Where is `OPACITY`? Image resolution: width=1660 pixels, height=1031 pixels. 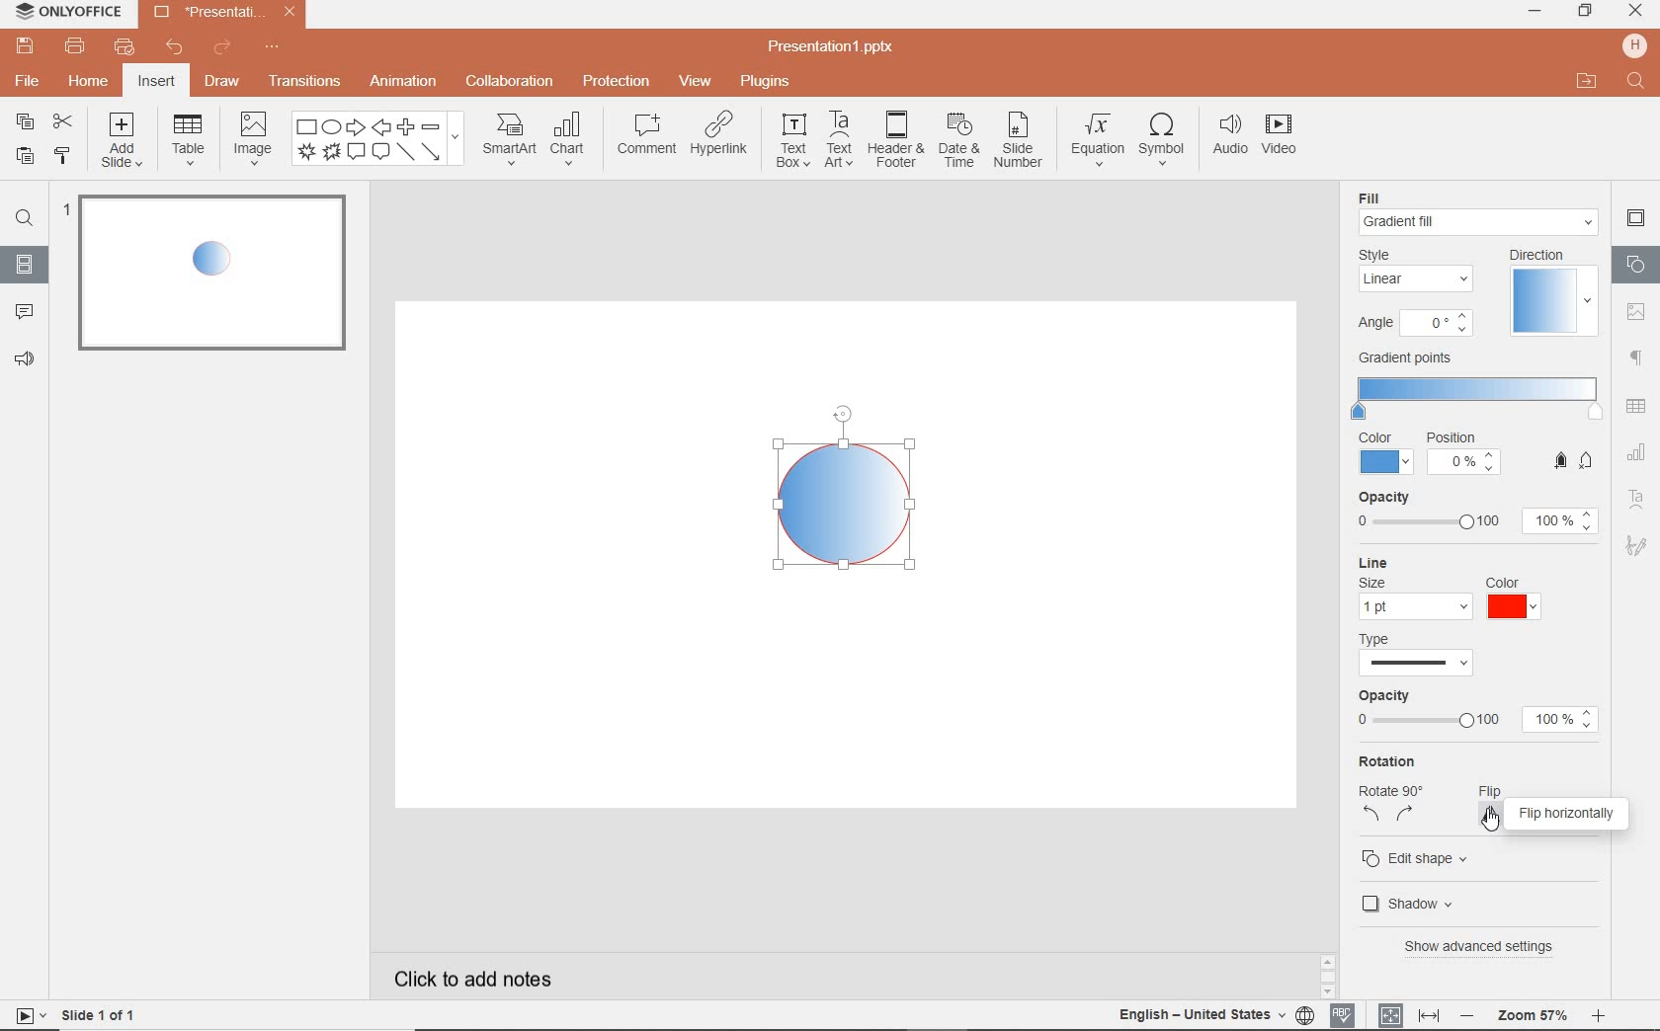 OPACITY is located at coordinates (1478, 713).